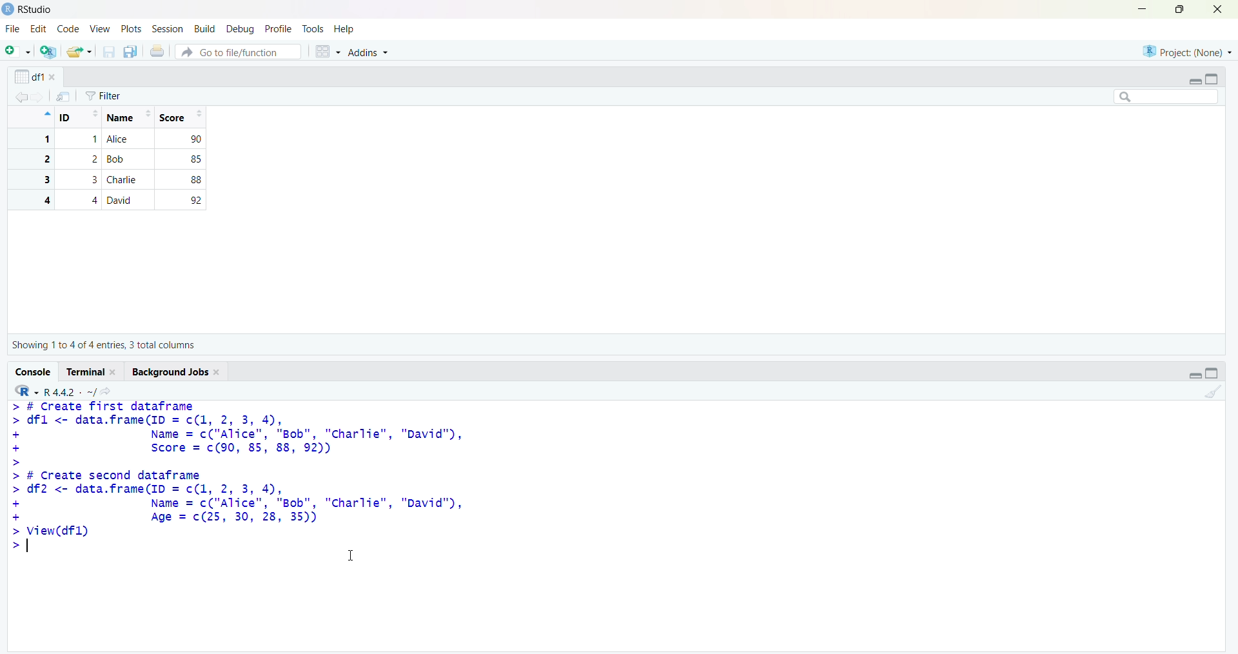  I want to click on share folder as, so click(80, 52).